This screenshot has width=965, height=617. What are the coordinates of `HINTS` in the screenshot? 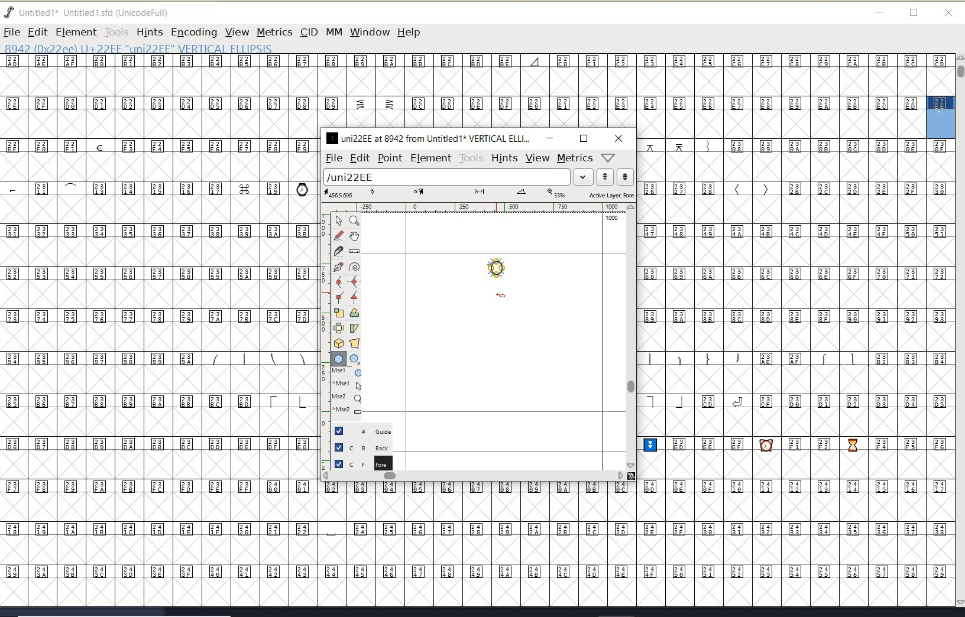 It's located at (149, 33).